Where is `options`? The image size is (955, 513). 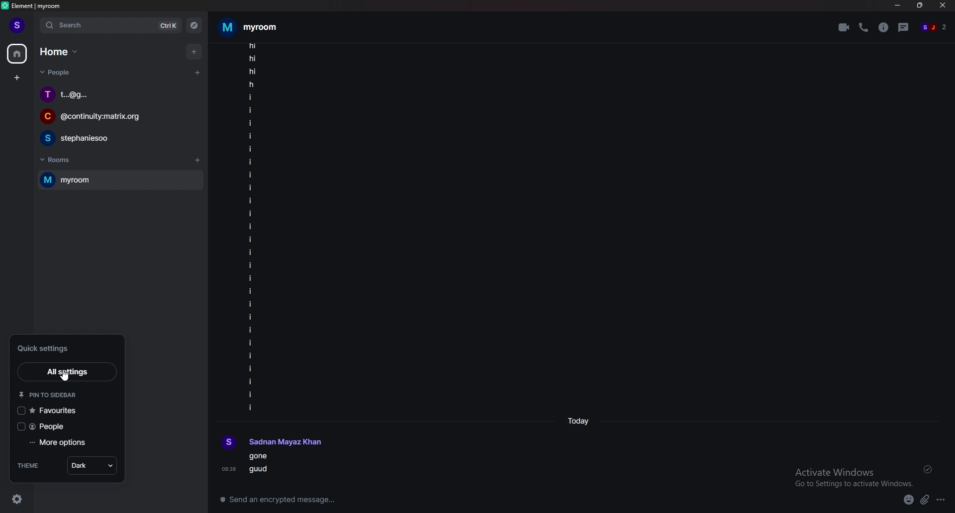
options is located at coordinates (941, 500).